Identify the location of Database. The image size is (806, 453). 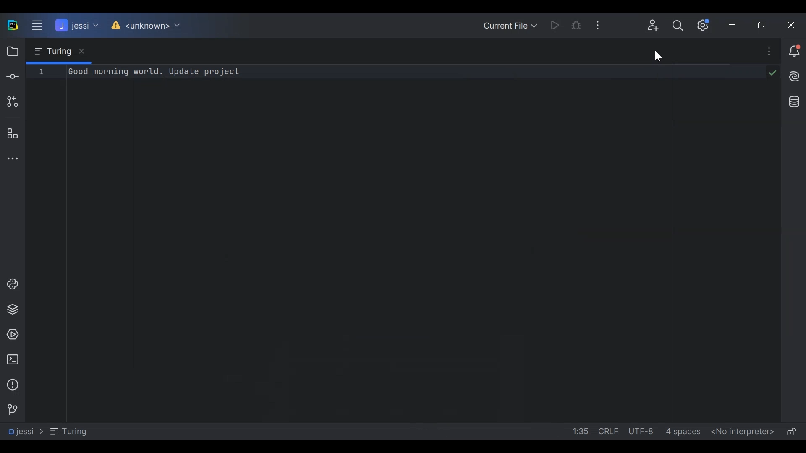
(795, 104).